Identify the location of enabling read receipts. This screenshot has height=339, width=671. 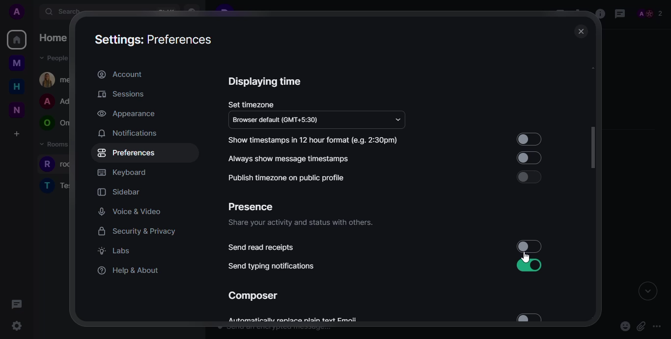
(534, 246).